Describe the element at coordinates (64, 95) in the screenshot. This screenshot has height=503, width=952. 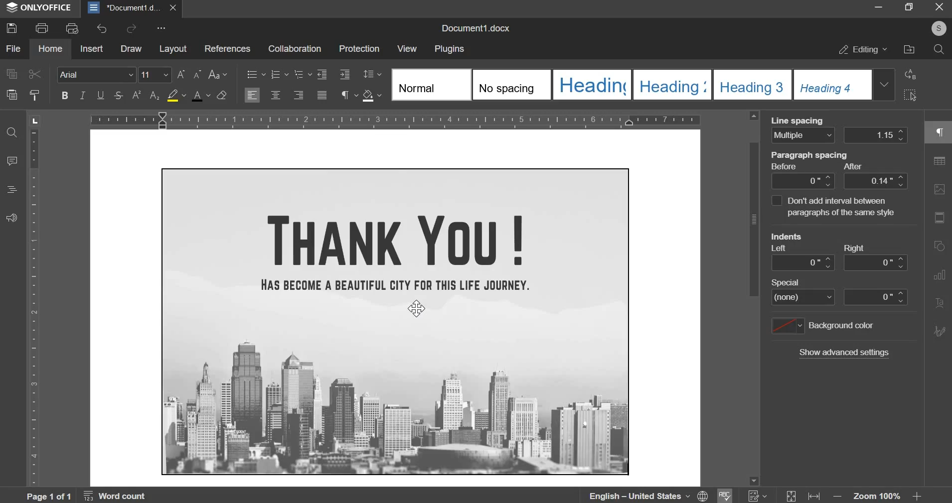
I see `bold` at that location.